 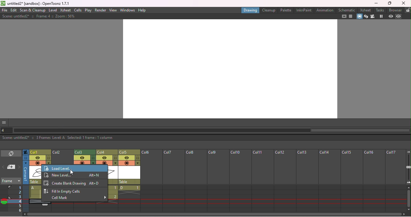 What do you see at coordinates (241, 181) in the screenshot?
I see `Column 10` at bounding box center [241, 181].